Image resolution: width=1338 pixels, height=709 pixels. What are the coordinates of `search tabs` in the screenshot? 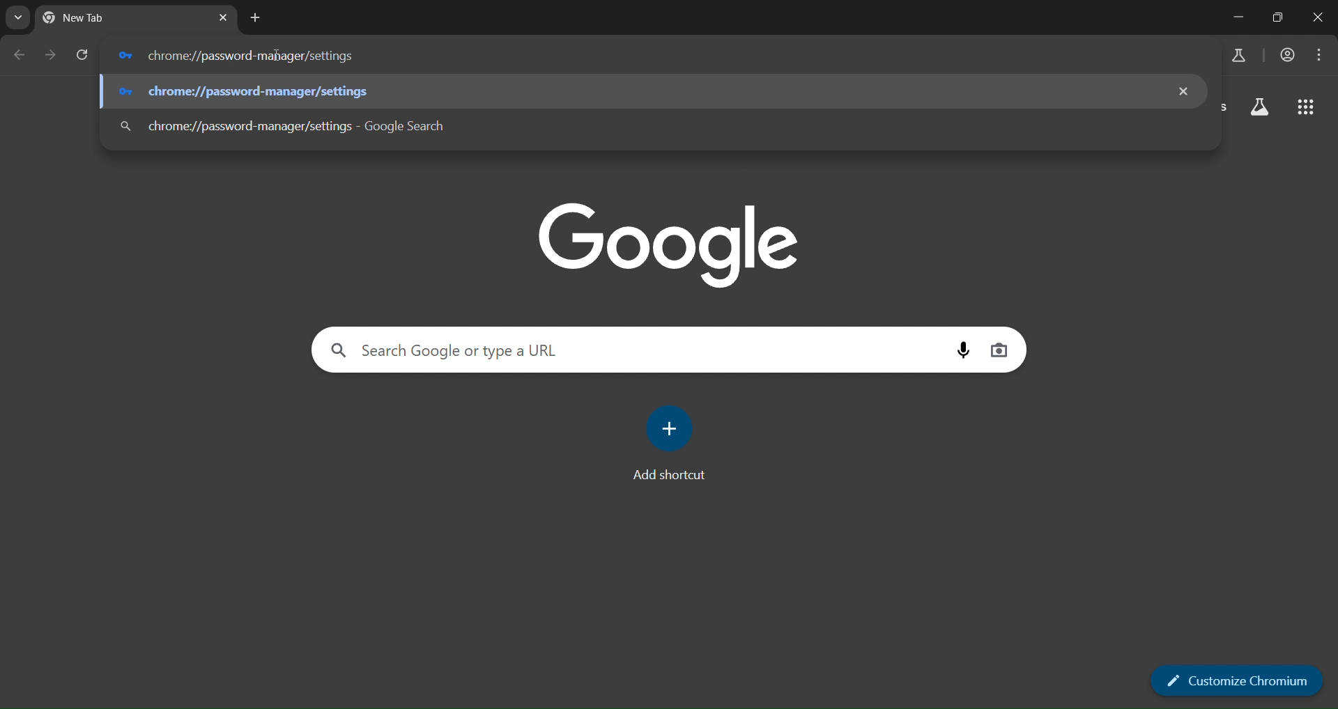 It's located at (18, 19).